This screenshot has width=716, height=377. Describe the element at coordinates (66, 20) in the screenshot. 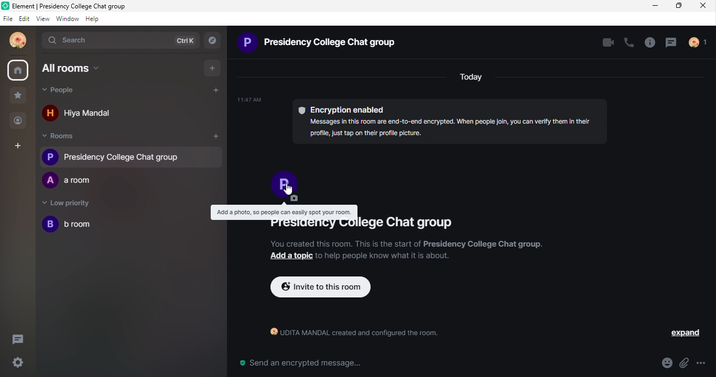

I see `window` at that location.